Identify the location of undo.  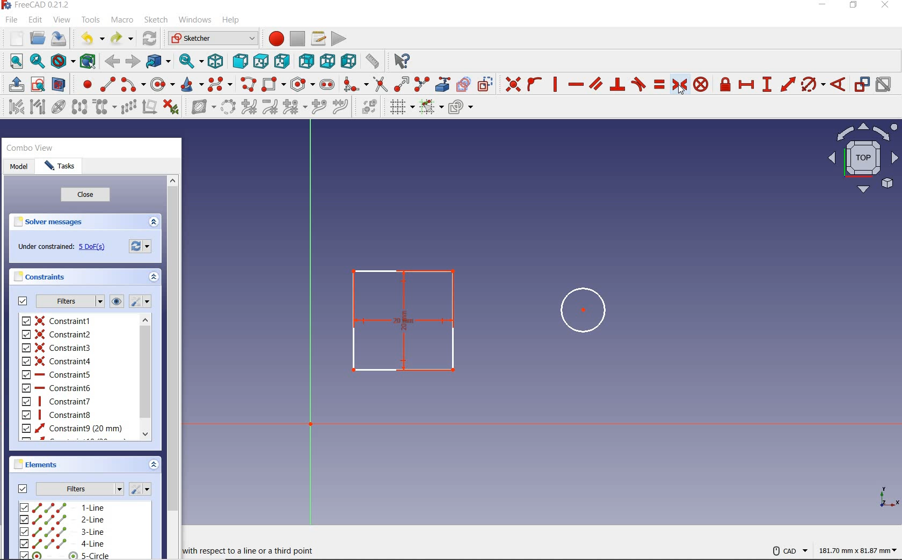
(90, 38).